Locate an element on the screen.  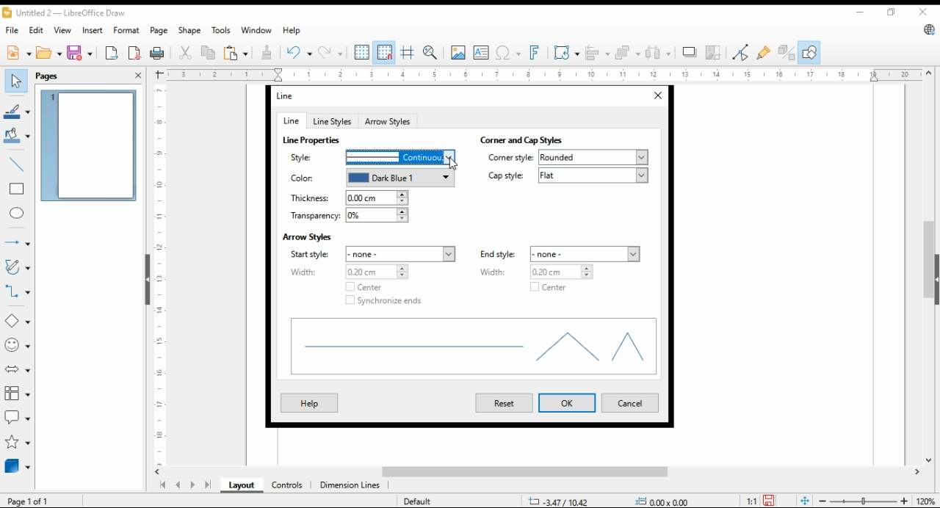
last page is located at coordinates (207, 486).